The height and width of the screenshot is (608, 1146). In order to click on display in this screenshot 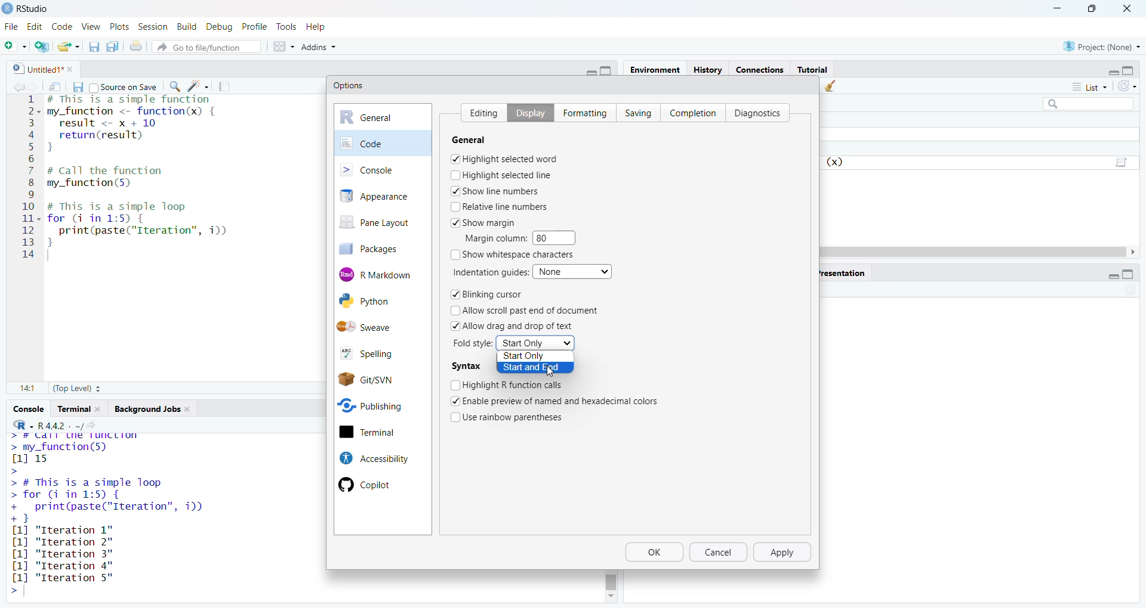, I will do `click(526, 112)`.